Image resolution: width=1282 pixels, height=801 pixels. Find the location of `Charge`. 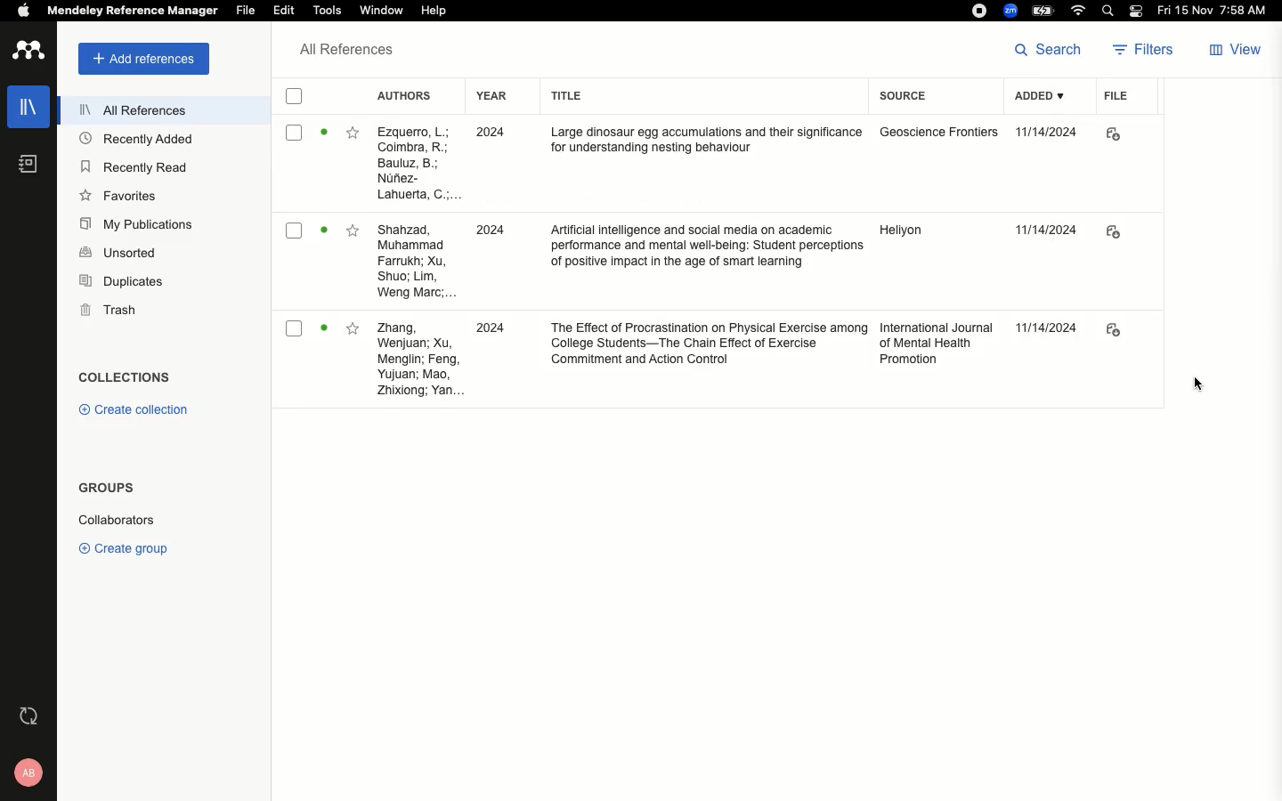

Charge is located at coordinates (1043, 11).